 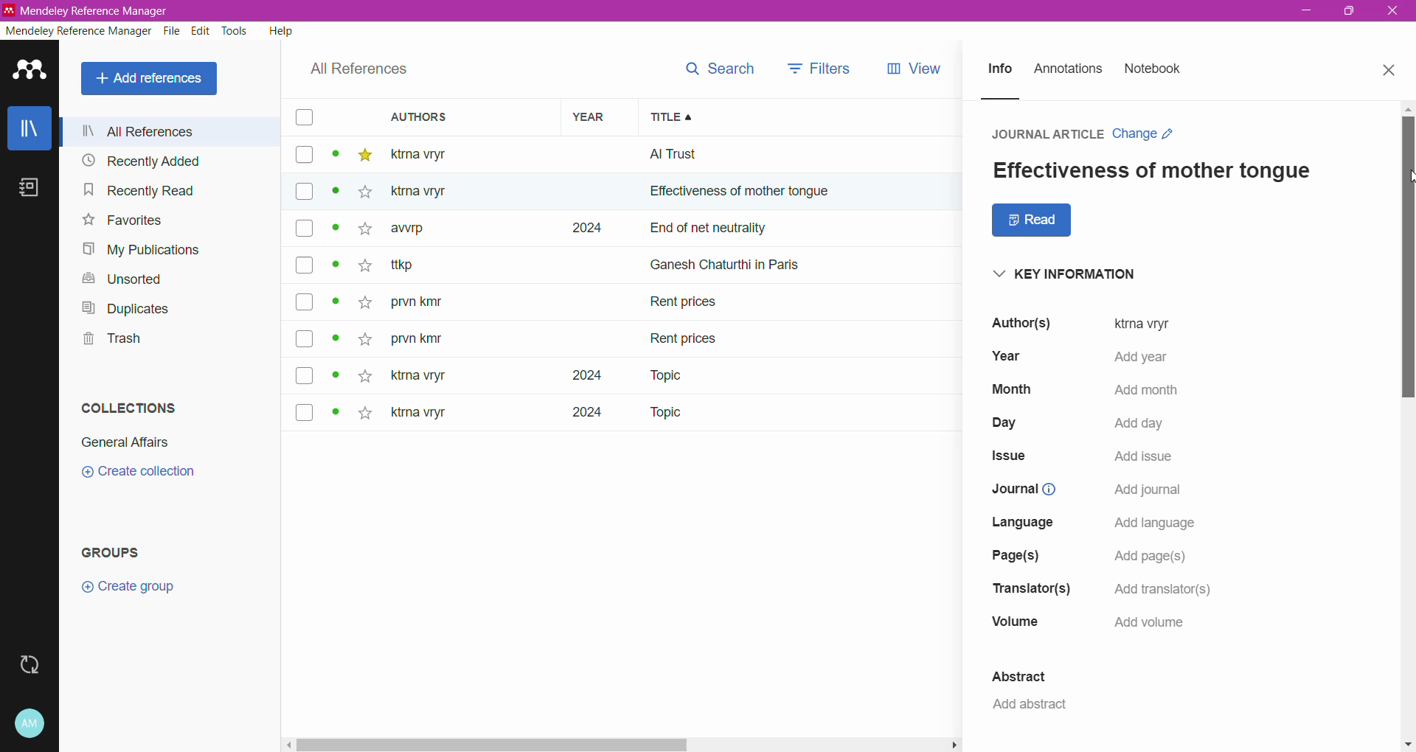 What do you see at coordinates (718, 69) in the screenshot?
I see `search` at bounding box center [718, 69].